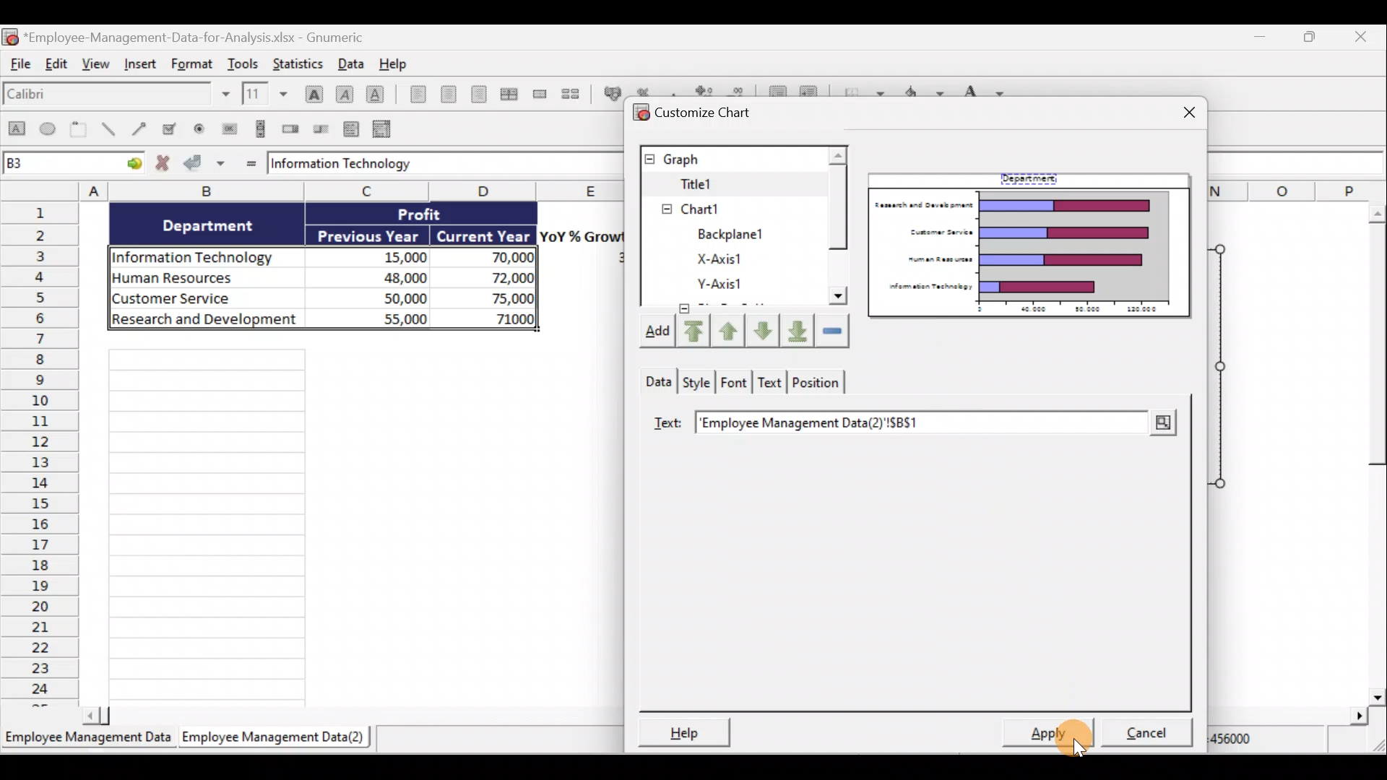 The width and height of the screenshot is (1387, 780). I want to click on Maximize, so click(1316, 39).